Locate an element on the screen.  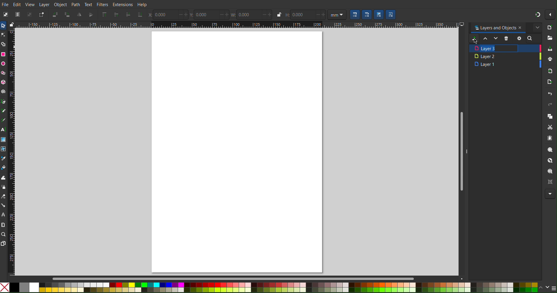
Toggle Selection Box is located at coordinates (42, 15).